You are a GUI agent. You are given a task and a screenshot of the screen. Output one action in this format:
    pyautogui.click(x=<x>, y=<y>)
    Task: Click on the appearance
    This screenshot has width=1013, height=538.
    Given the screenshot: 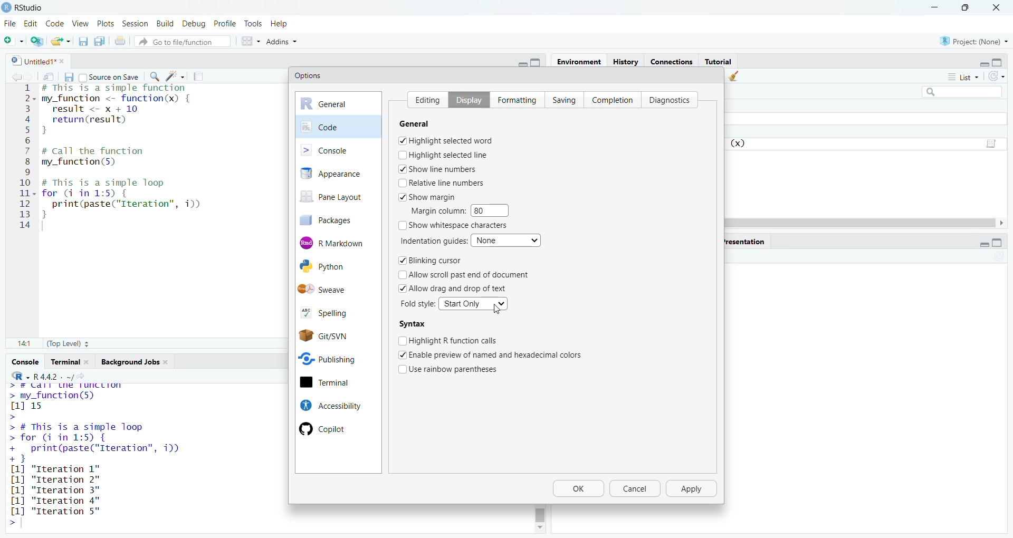 What is the action you would take?
    pyautogui.click(x=338, y=174)
    